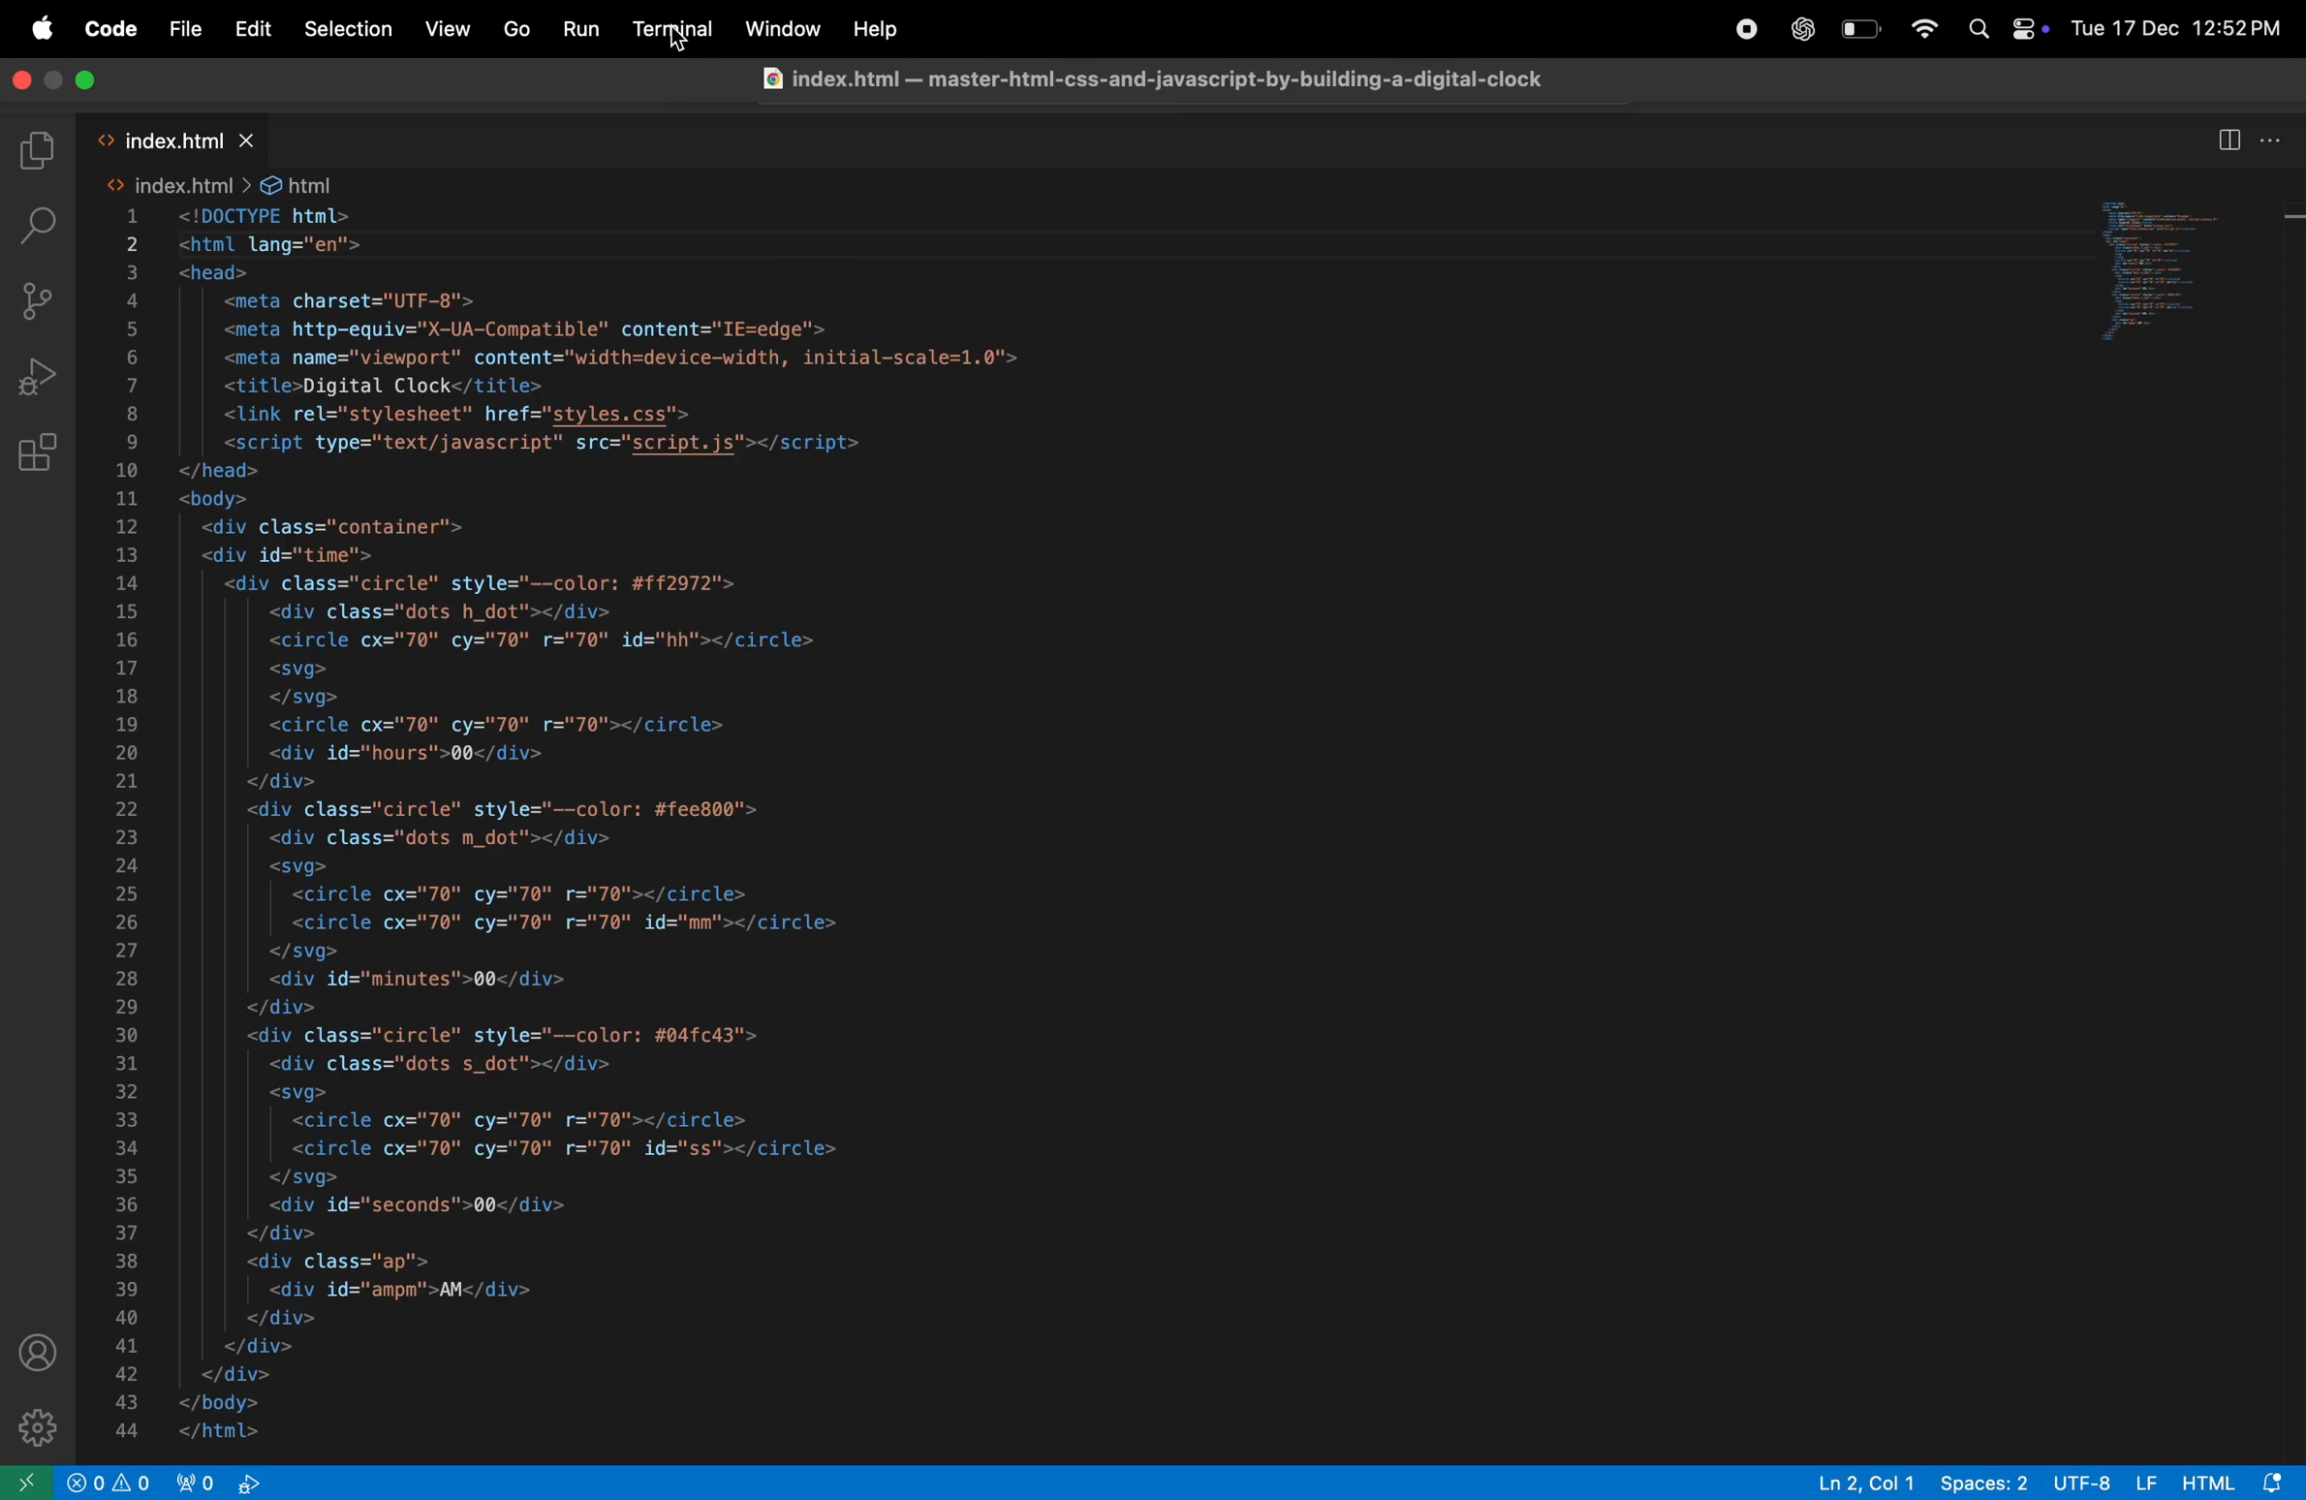 The image size is (2306, 1500). Describe the element at coordinates (78, 82) in the screenshot. I see `close` at that location.